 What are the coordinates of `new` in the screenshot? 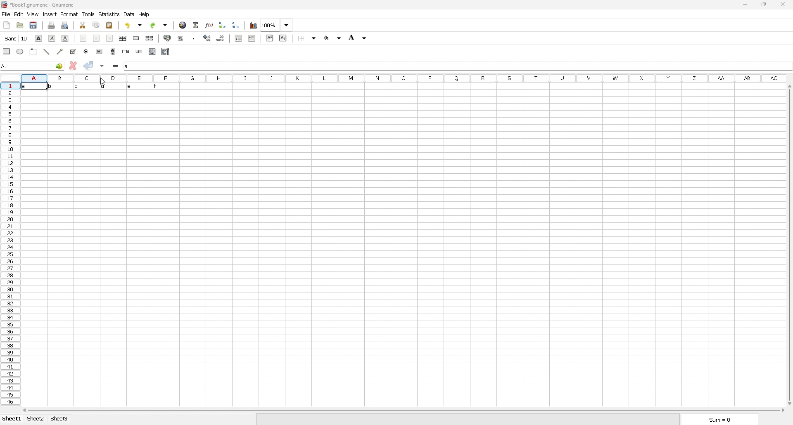 It's located at (7, 25).